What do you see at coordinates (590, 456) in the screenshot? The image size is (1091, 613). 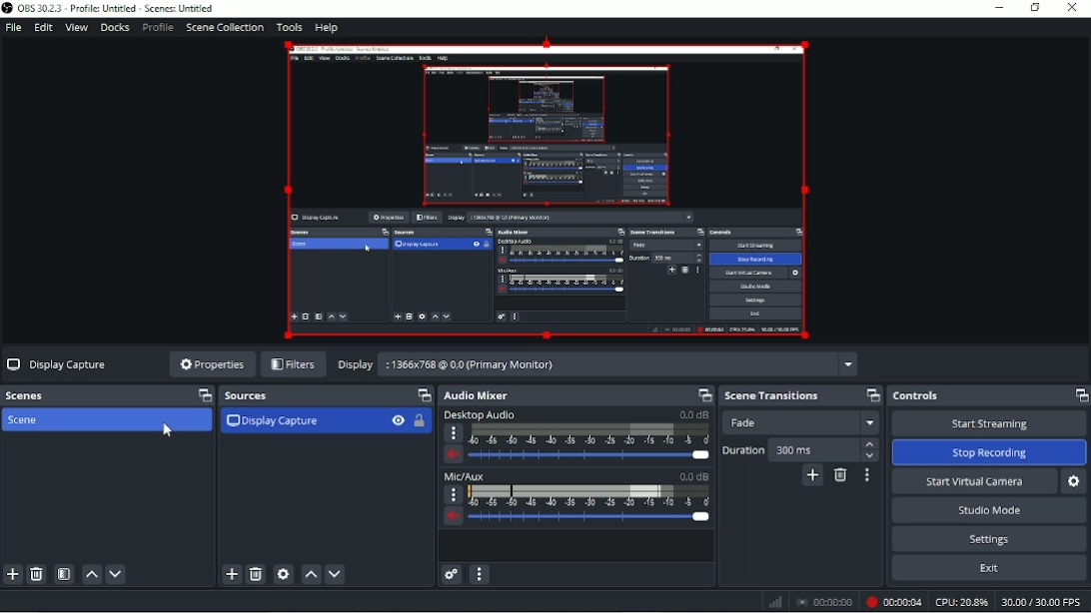 I see `Slider` at bounding box center [590, 456].